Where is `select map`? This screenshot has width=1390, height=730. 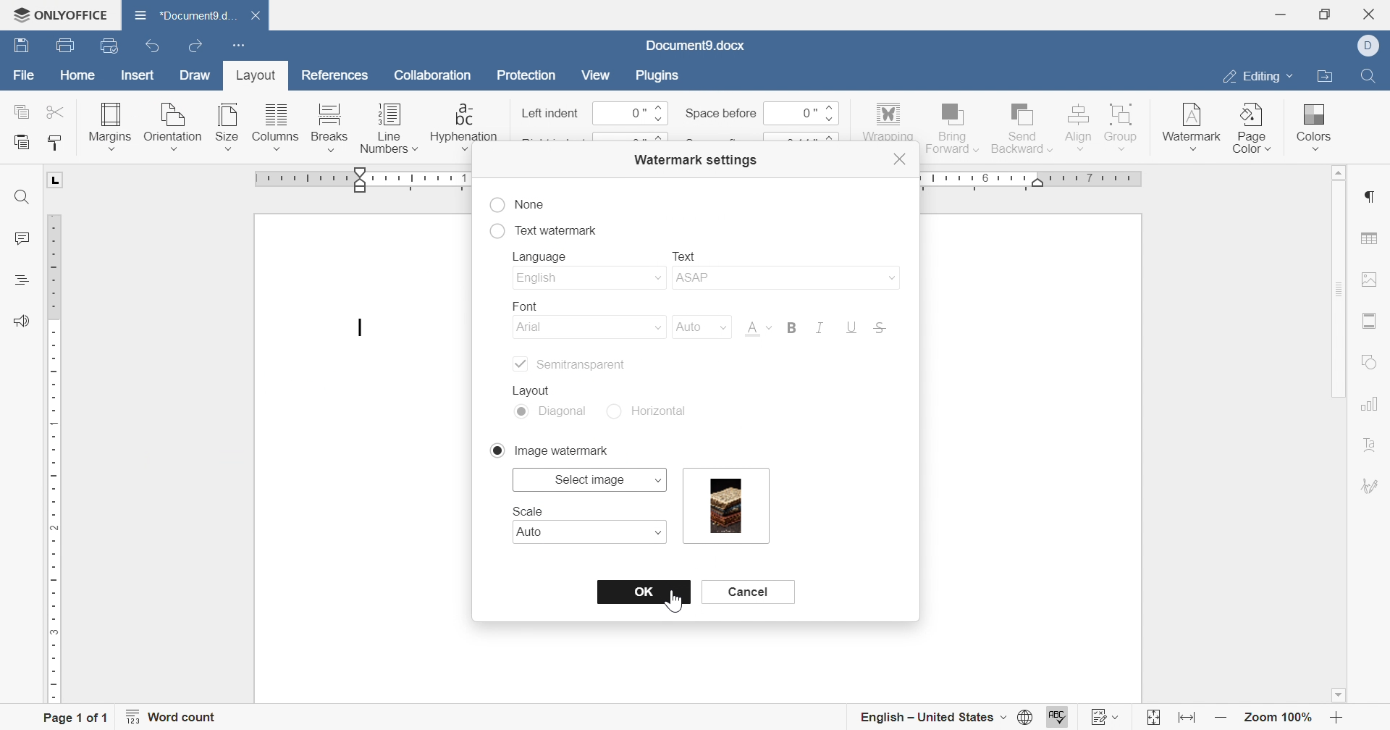
select map is located at coordinates (591, 479).